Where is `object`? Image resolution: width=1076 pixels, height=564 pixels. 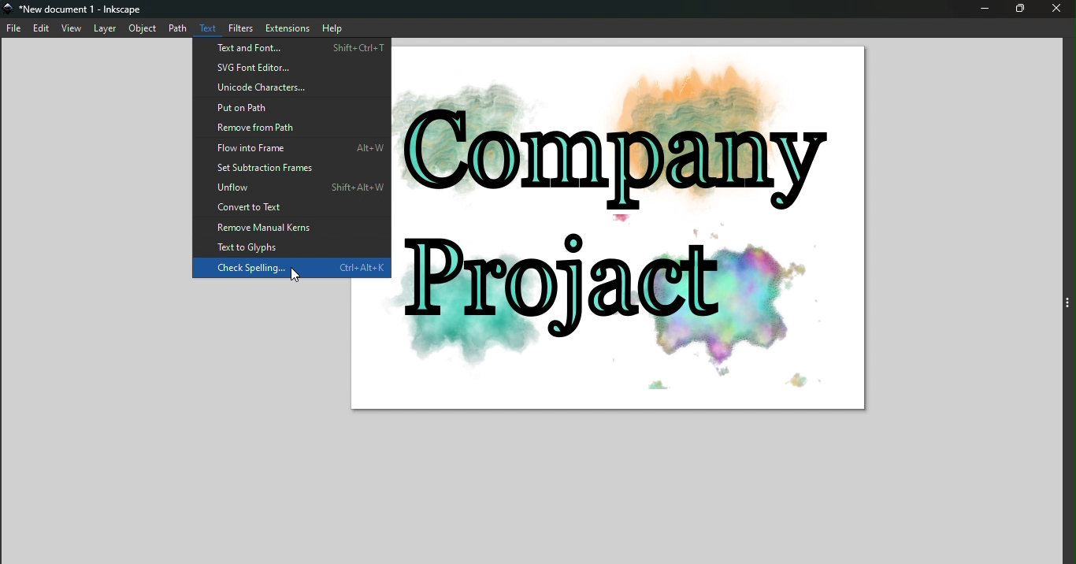 object is located at coordinates (143, 29).